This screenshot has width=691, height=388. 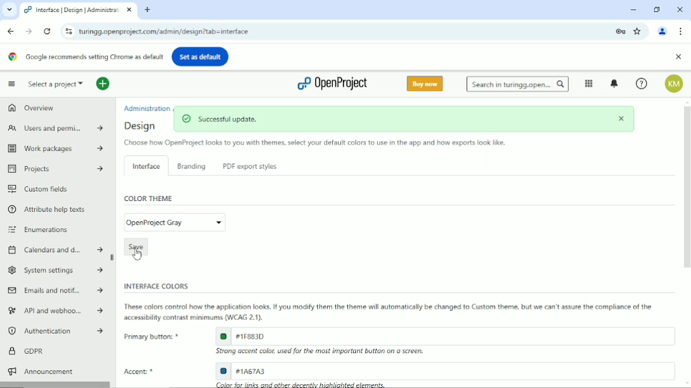 What do you see at coordinates (85, 56) in the screenshot?
I see `Google recommends setting Chrome as default` at bounding box center [85, 56].